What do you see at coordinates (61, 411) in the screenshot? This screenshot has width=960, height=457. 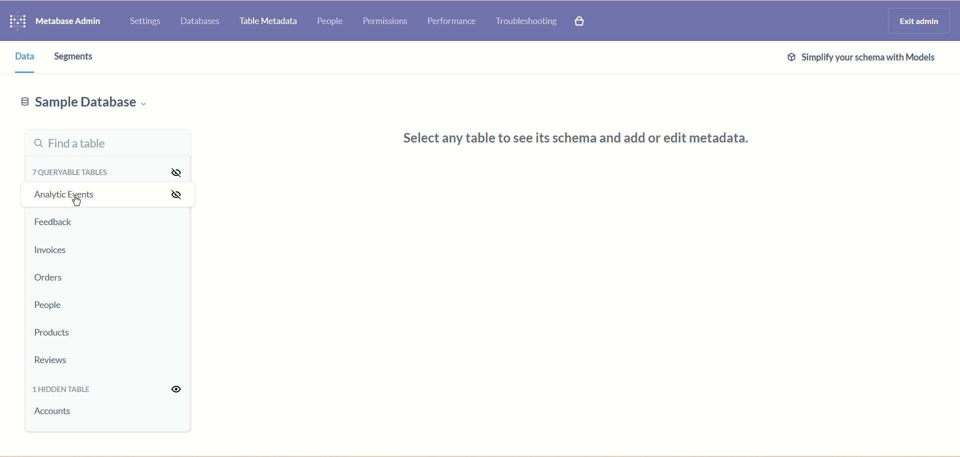 I see `accounts` at bounding box center [61, 411].